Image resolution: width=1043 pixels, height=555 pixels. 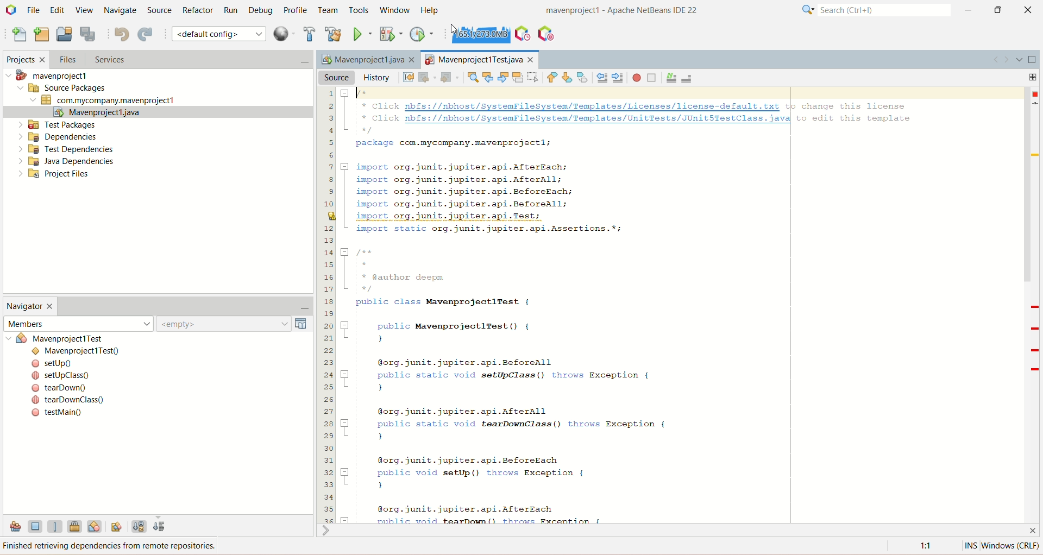 I want to click on logo, so click(x=12, y=11).